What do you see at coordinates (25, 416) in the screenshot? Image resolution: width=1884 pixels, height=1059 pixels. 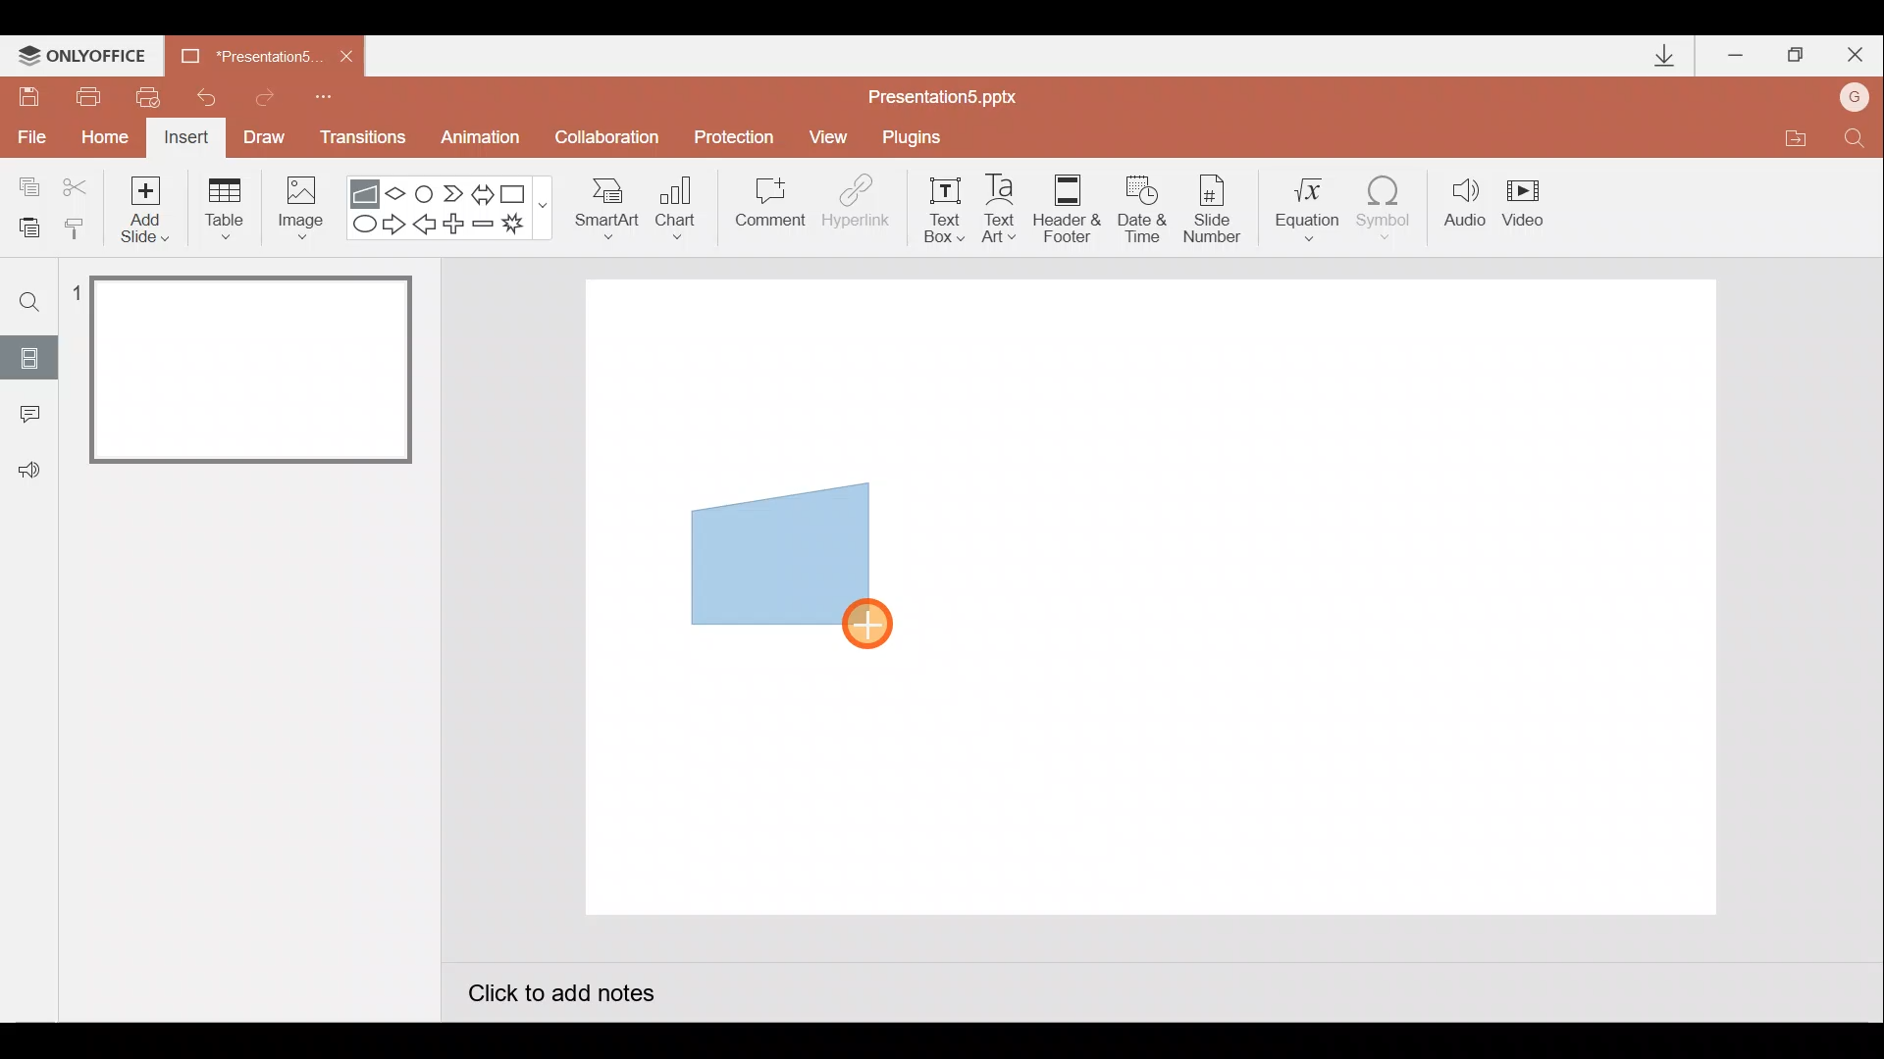 I see `Comments` at bounding box center [25, 416].